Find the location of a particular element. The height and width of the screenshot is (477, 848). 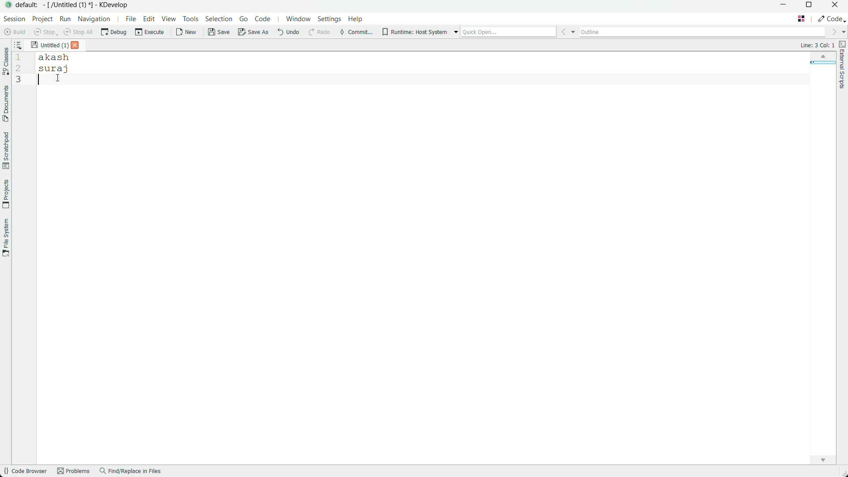

code menu is located at coordinates (262, 19).